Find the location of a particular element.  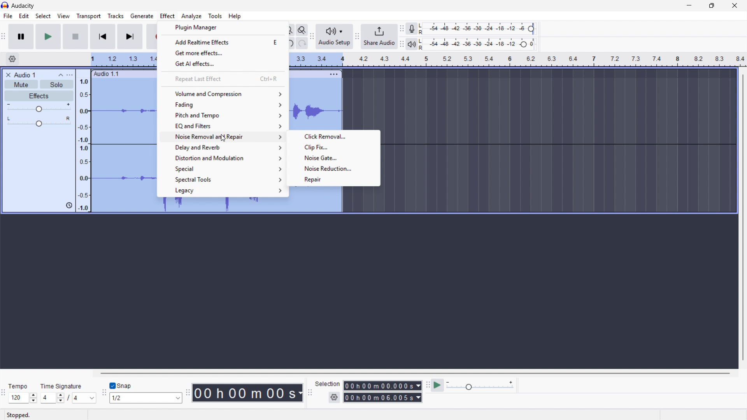

Clip fix is located at coordinates (333, 146).